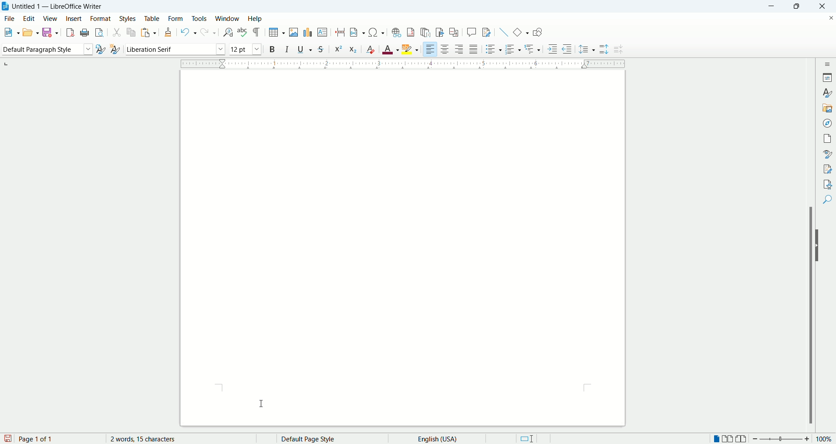  Describe the element at coordinates (8, 438) in the screenshot. I see `save` at that location.